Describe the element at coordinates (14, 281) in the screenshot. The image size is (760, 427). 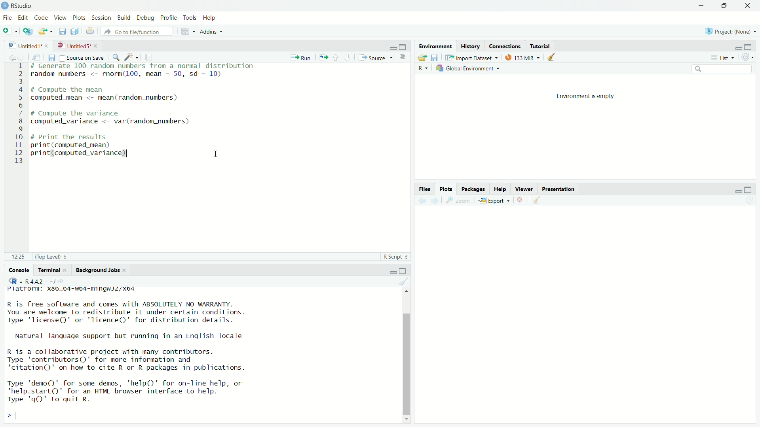
I see `select language` at that location.